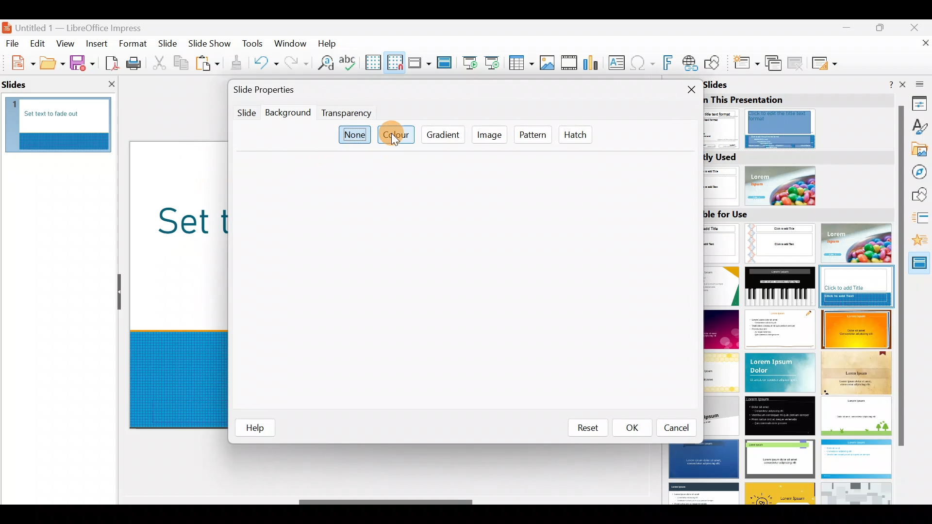  What do you see at coordinates (13, 43) in the screenshot?
I see `File` at bounding box center [13, 43].